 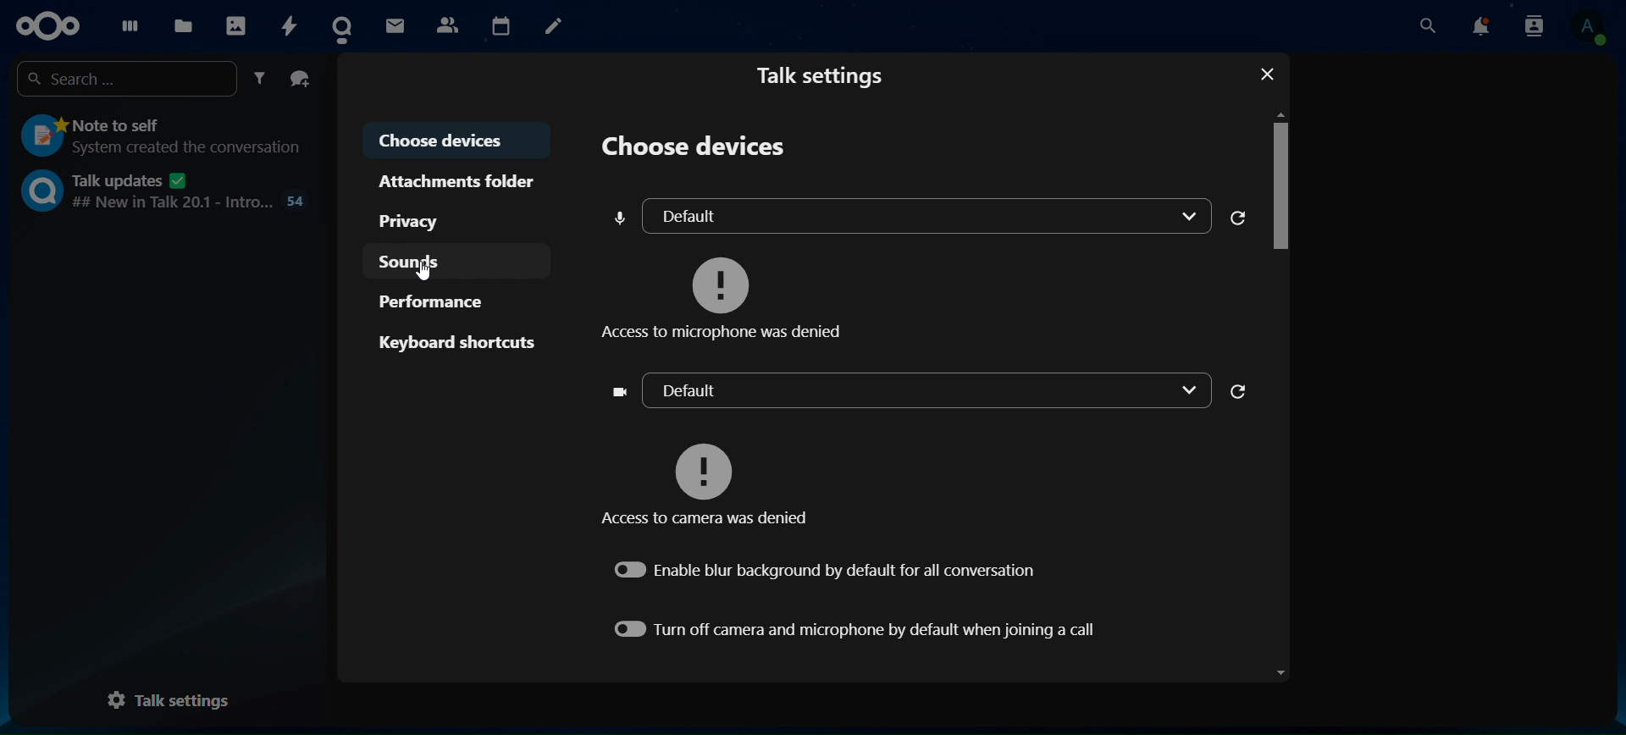 What do you see at coordinates (1586, 29) in the screenshot?
I see `view profile` at bounding box center [1586, 29].